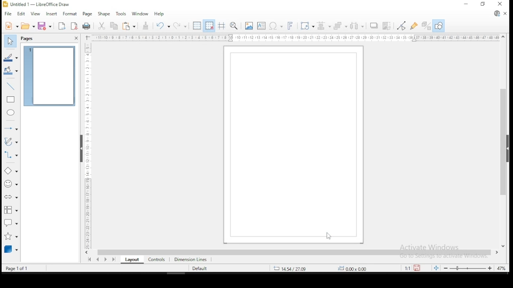 The height and width of the screenshot is (288, 513). I want to click on clone formatting, so click(145, 26).